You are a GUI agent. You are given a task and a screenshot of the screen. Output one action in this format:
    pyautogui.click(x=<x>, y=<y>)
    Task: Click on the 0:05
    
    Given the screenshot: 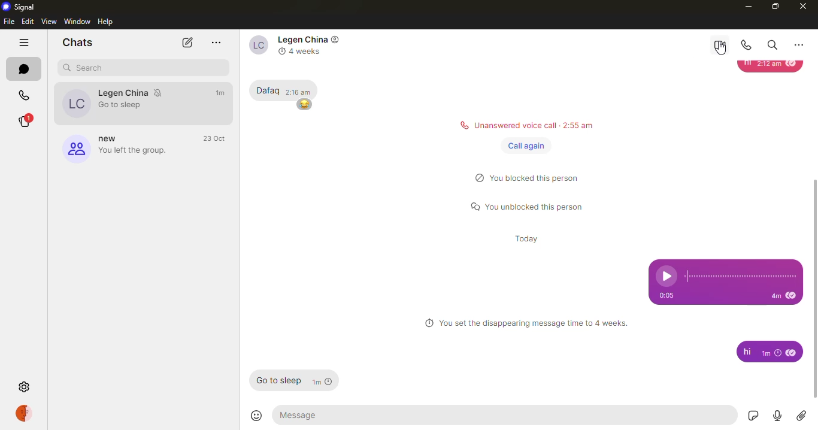 What is the action you would take?
    pyautogui.click(x=665, y=296)
    